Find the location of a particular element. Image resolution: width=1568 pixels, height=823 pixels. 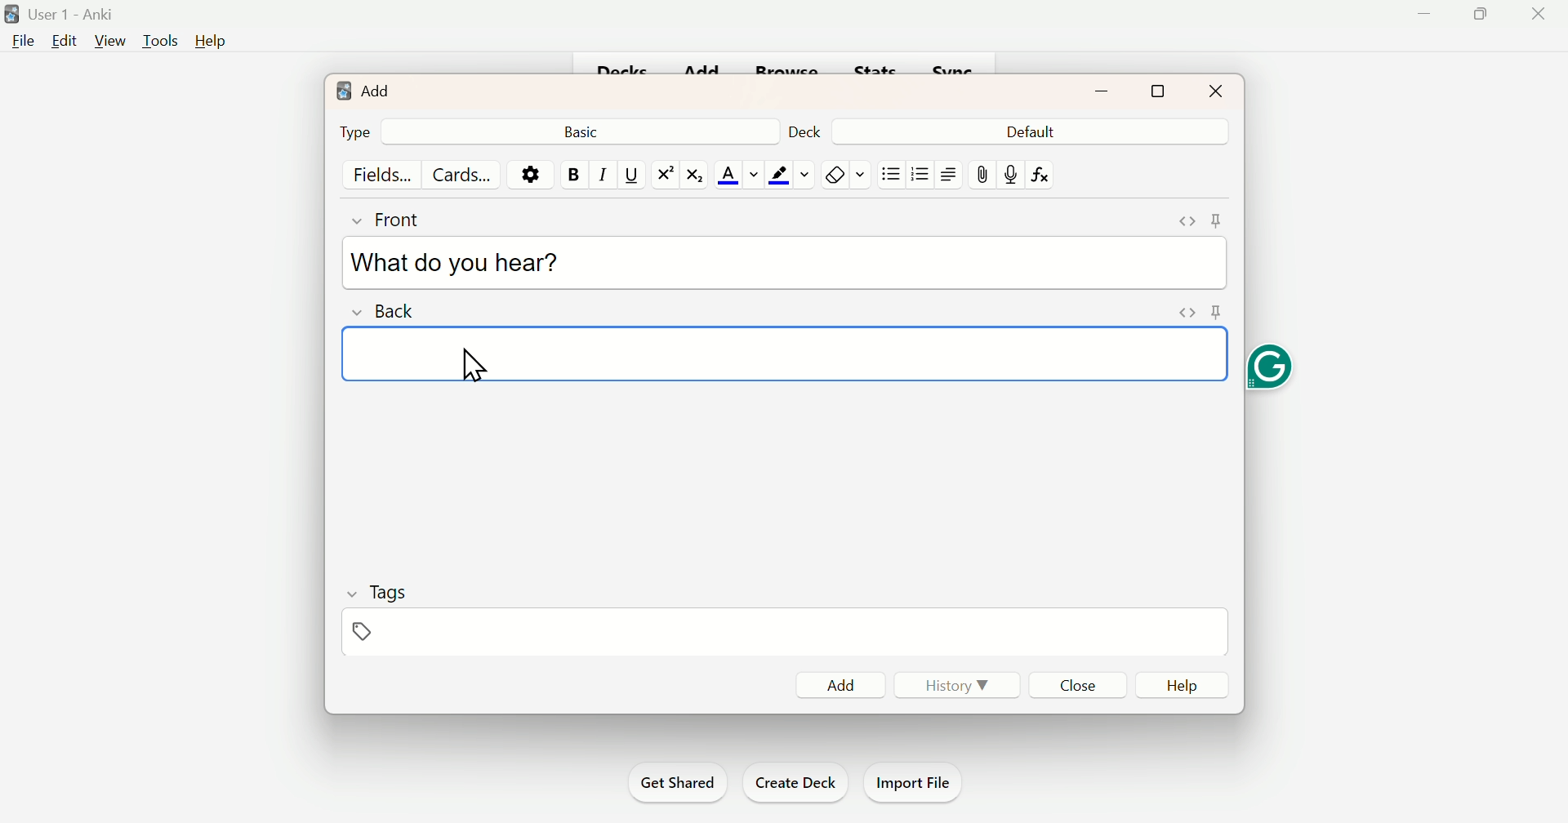

Tags is located at coordinates (392, 590).